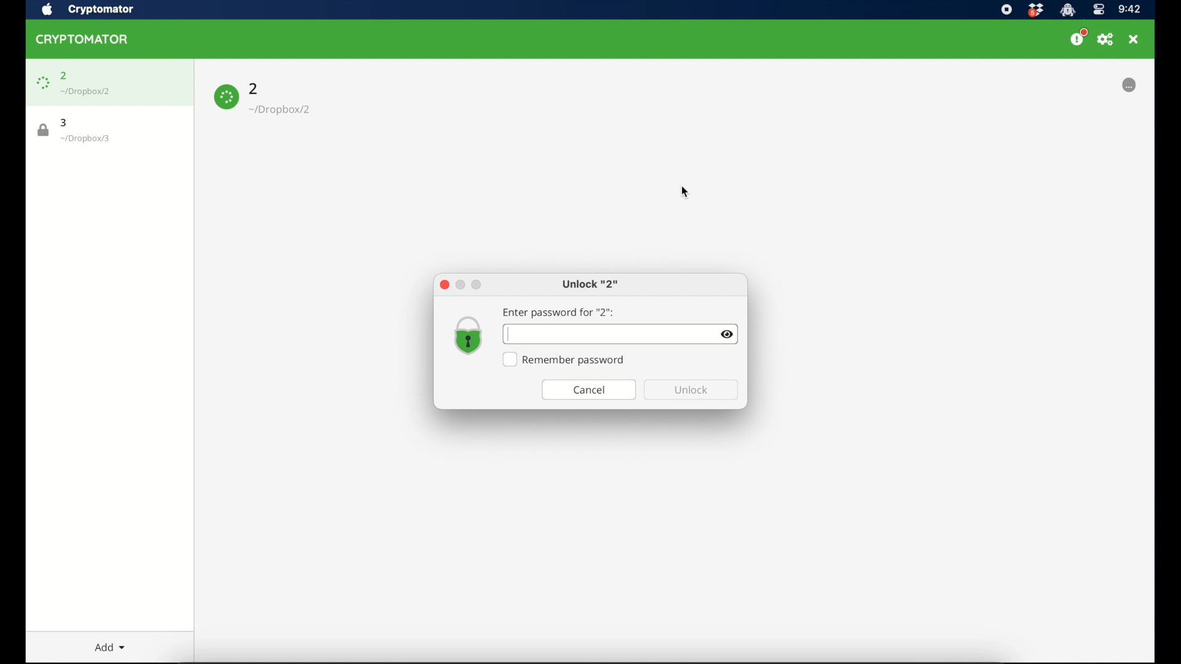  What do you see at coordinates (477, 285) in the screenshot?
I see `maximize` at bounding box center [477, 285].